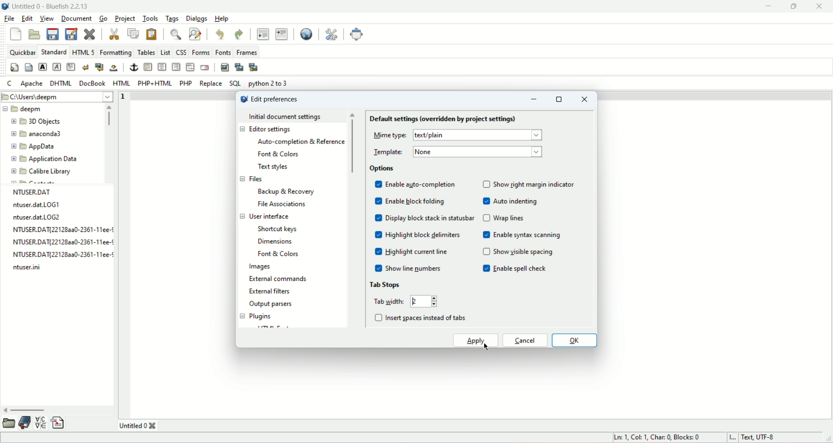  What do you see at coordinates (427, 319) in the screenshot?
I see `insert spaces instead of tabs` at bounding box center [427, 319].